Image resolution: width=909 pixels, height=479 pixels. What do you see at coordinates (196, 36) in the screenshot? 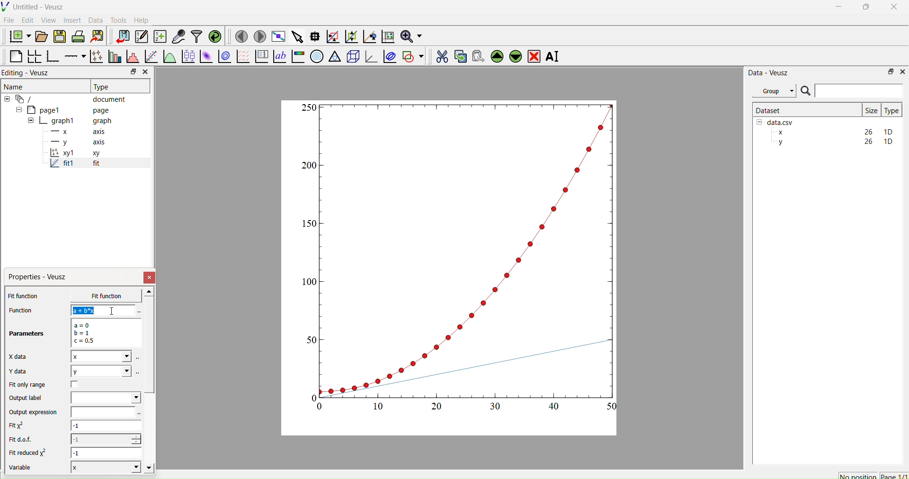
I see `Filter data` at bounding box center [196, 36].